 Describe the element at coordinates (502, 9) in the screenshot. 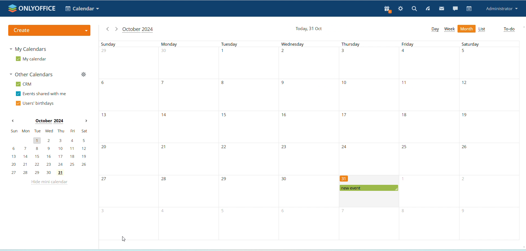

I see `administrator` at that location.